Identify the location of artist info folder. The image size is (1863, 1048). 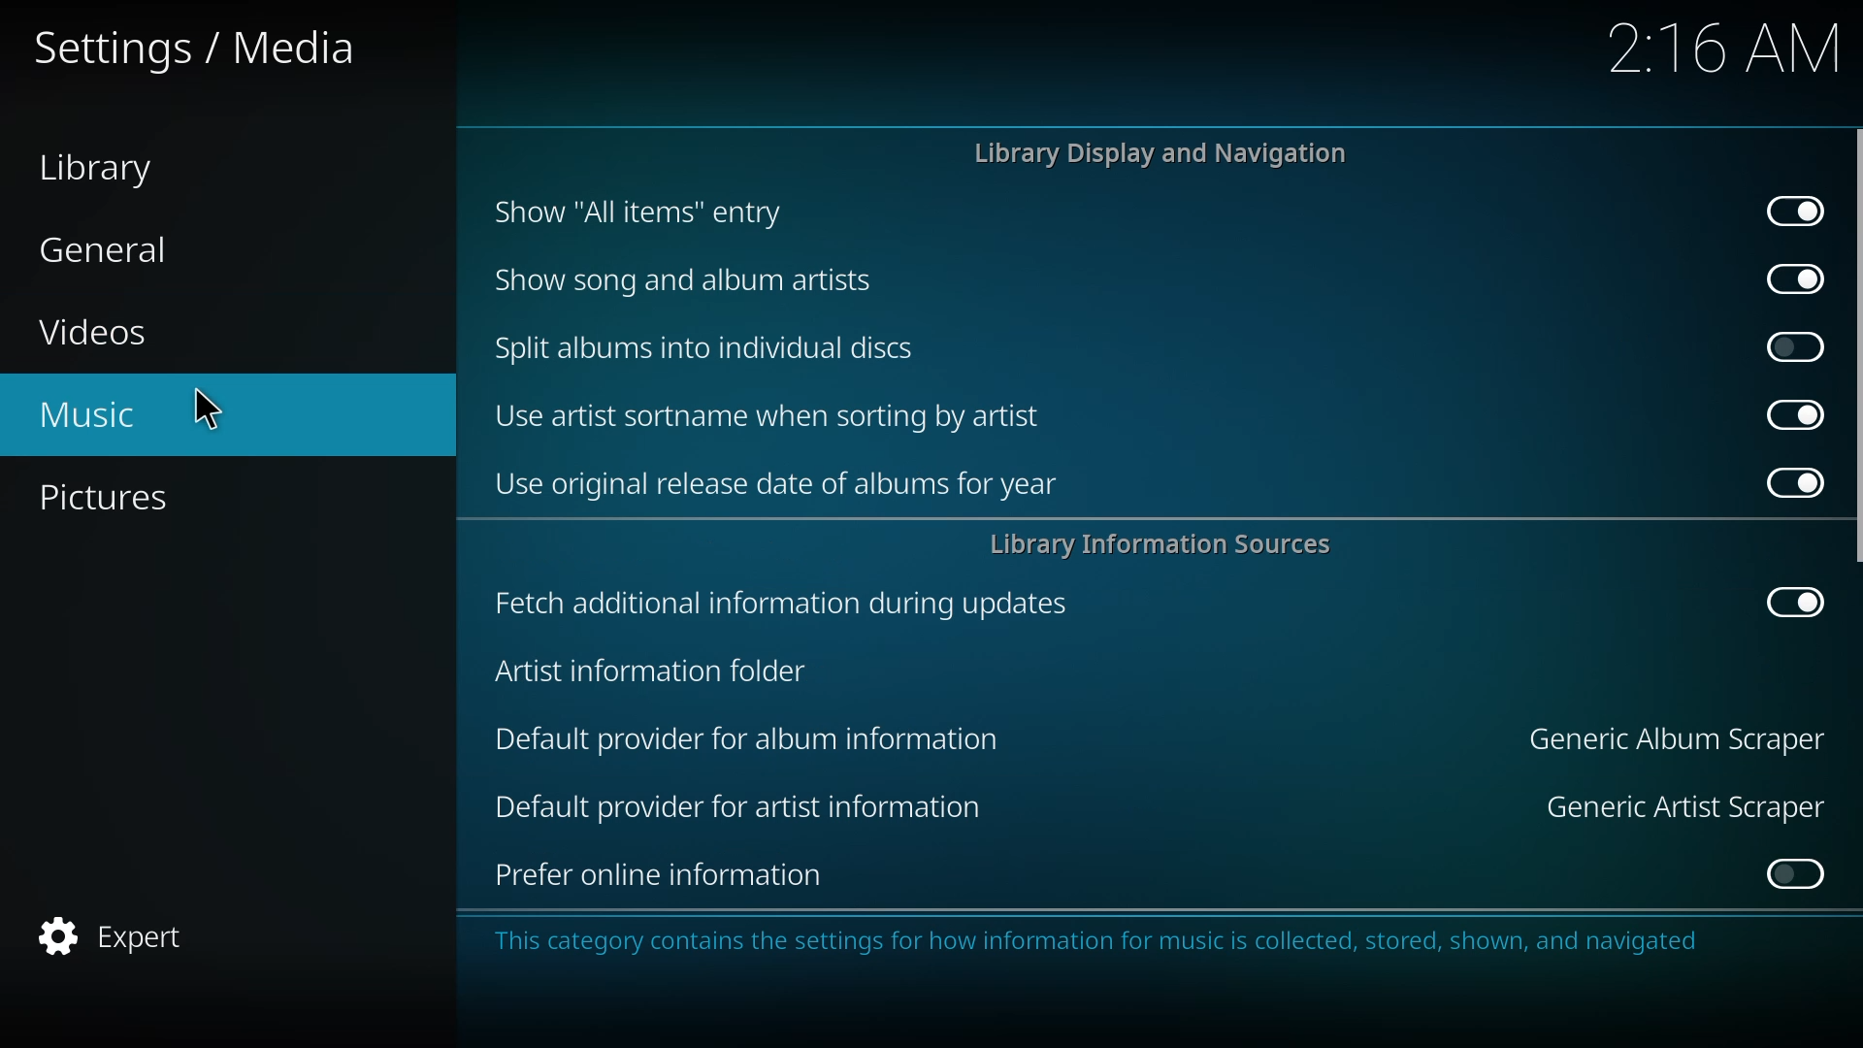
(650, 673).